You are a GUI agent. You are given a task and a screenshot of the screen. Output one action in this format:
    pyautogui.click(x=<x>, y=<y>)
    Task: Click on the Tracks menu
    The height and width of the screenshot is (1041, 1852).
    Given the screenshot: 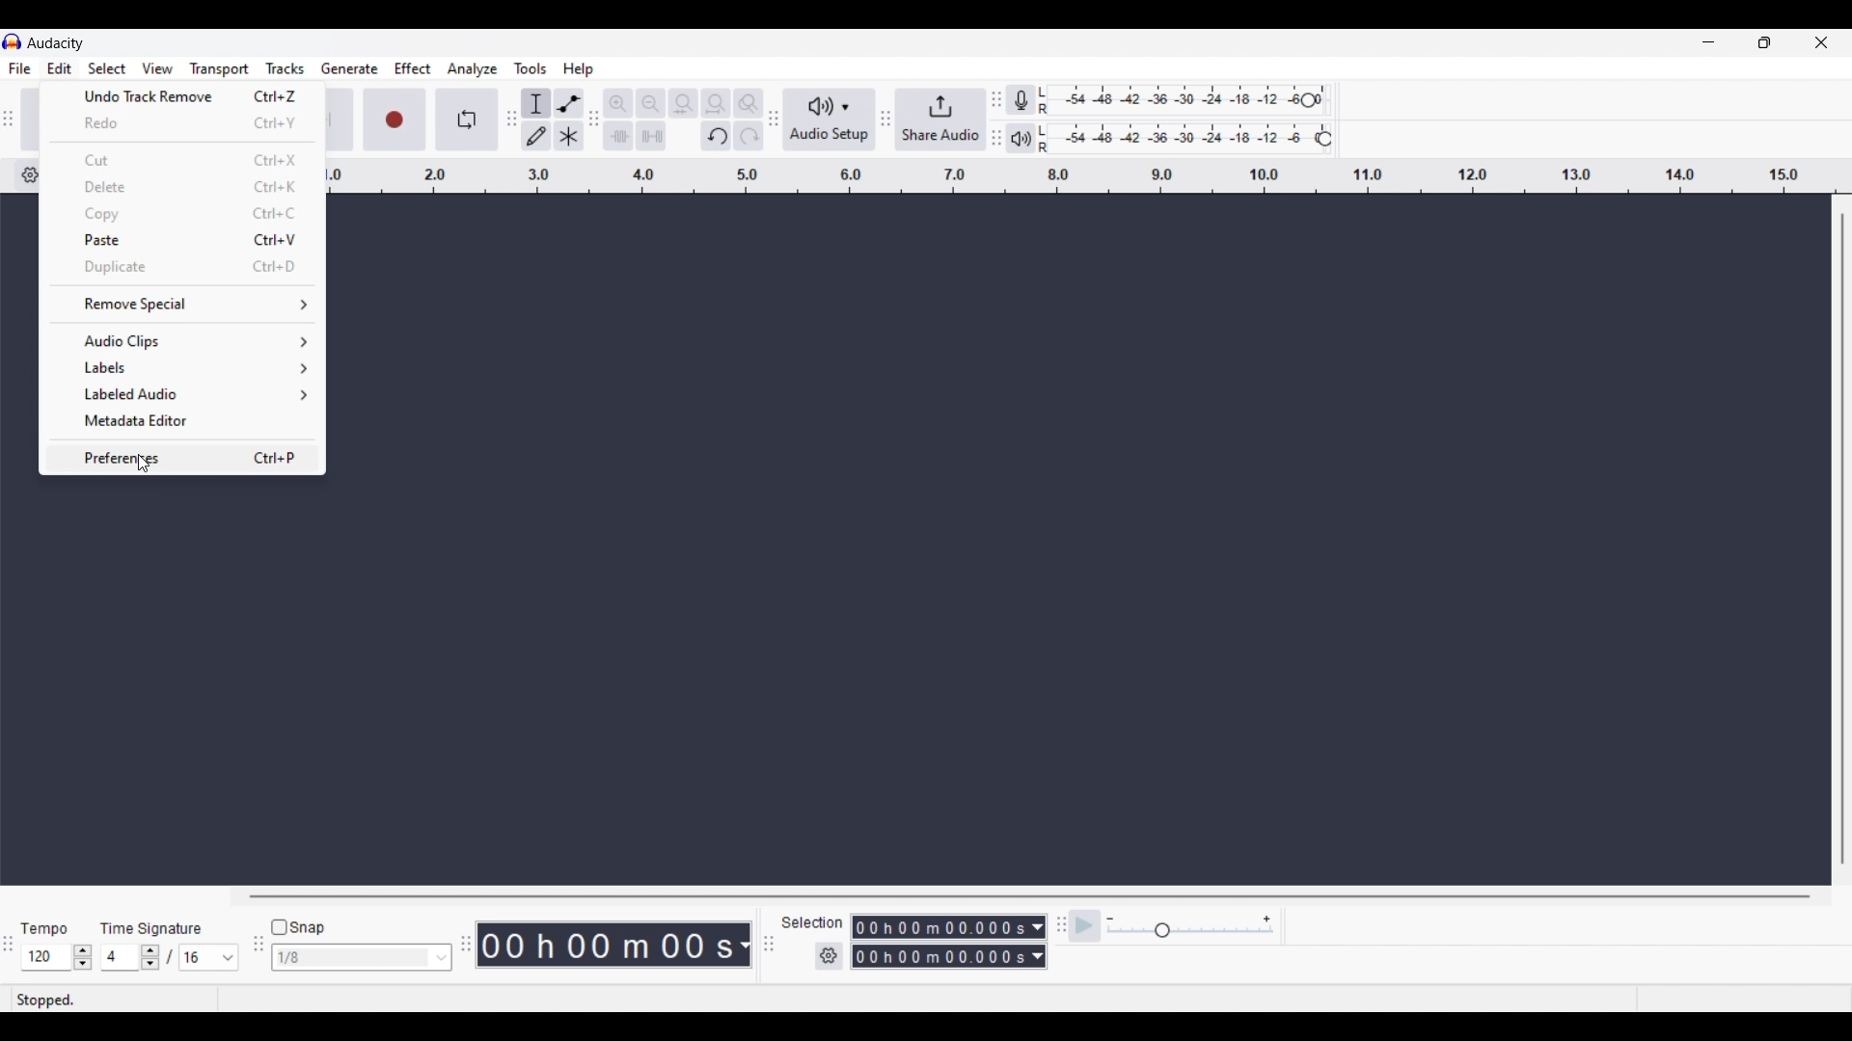 What is the action you would take?
    pyautogui.click(x=285, y=68)
    